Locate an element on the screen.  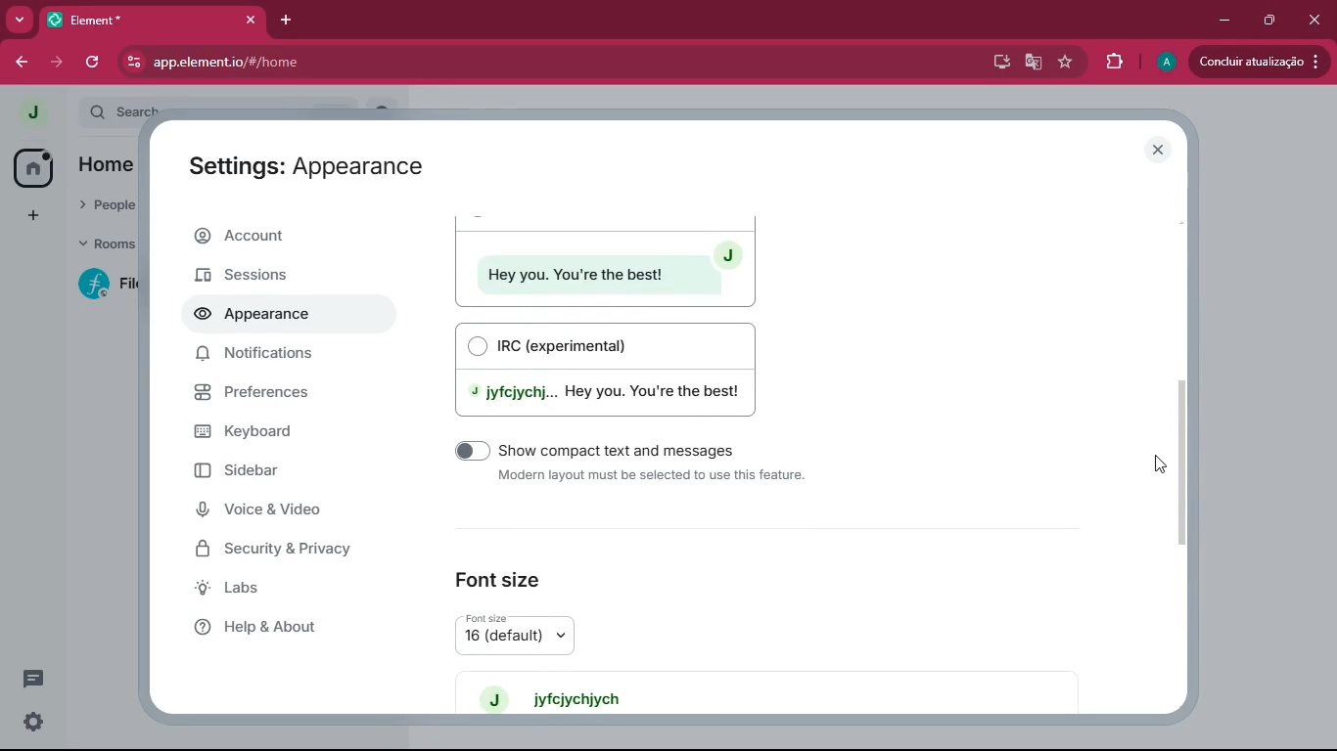
close is located at coordinates (250, 21).